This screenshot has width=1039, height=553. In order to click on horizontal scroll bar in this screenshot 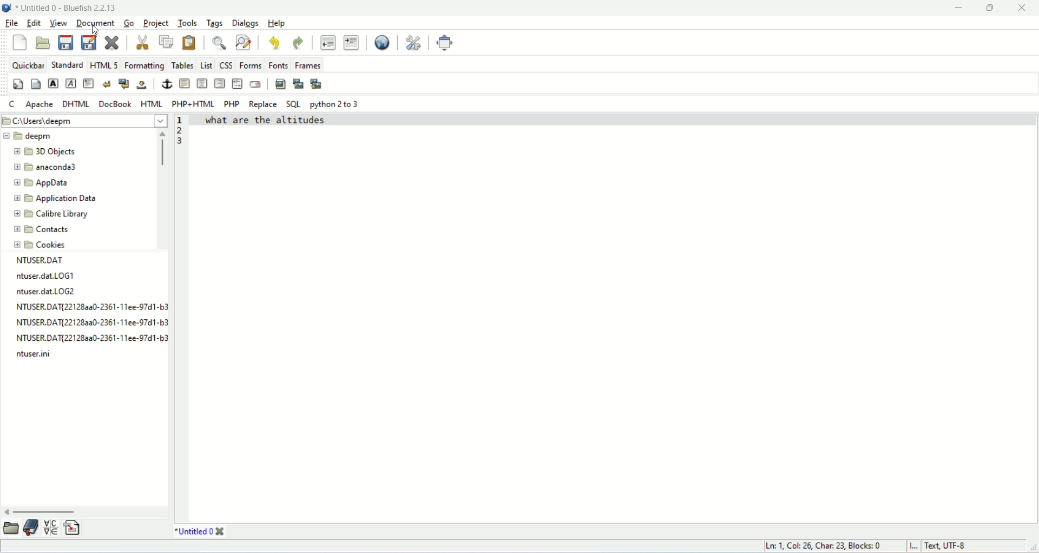, I will do `click(86, 511)`.